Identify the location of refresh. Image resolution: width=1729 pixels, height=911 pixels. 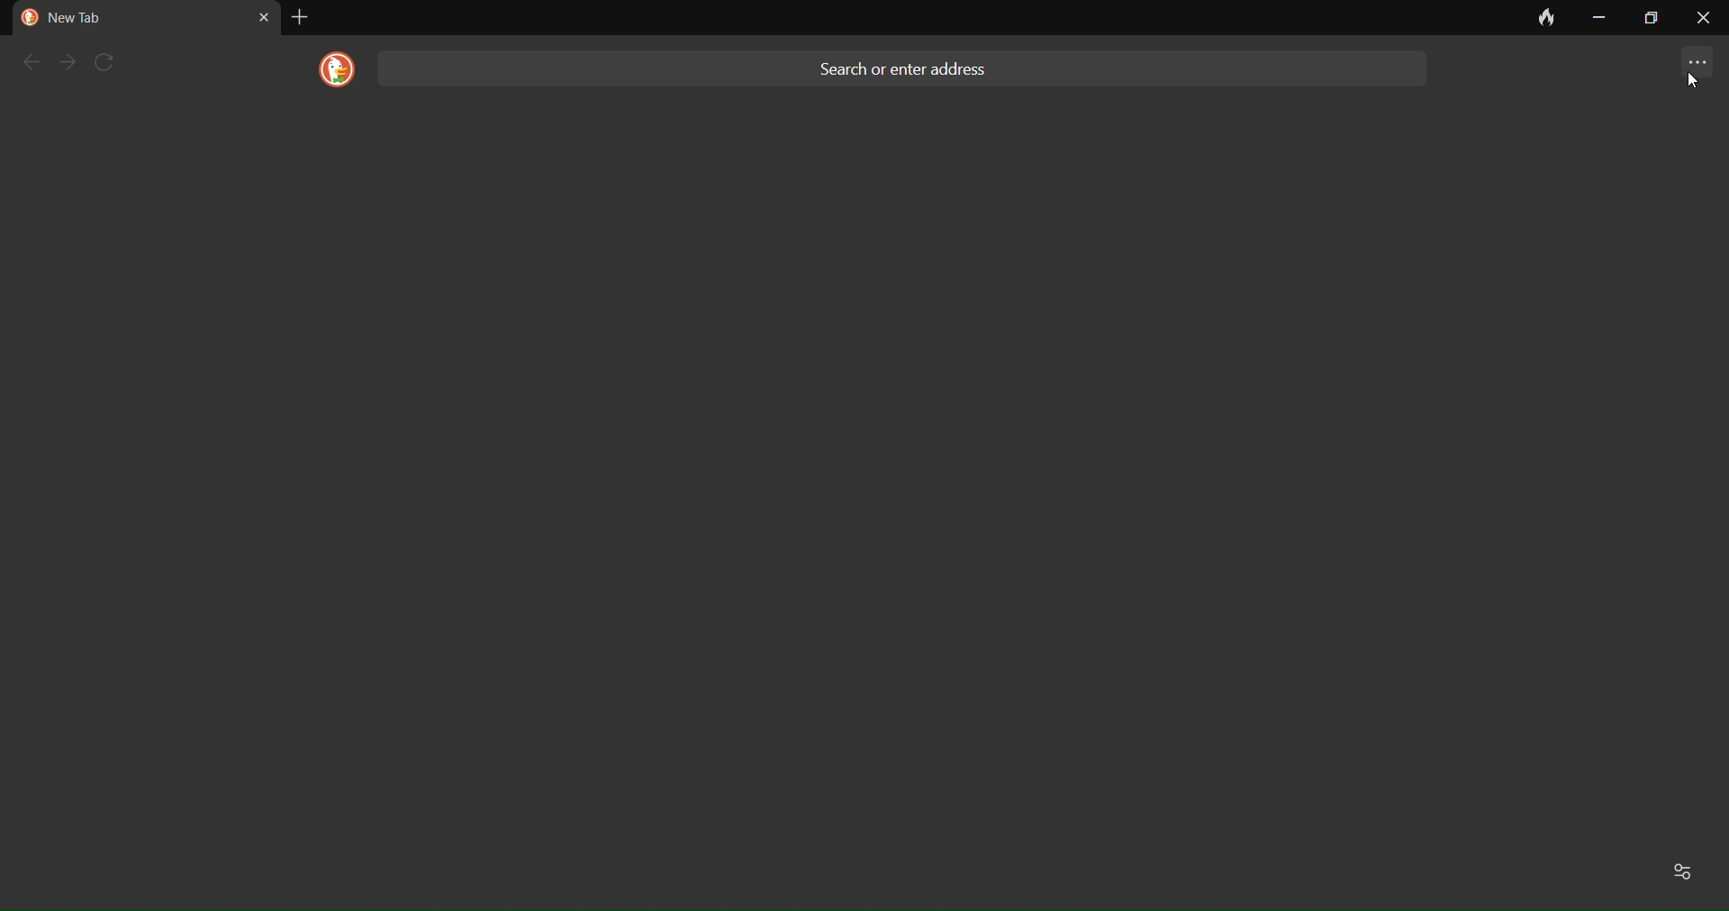
(112, 62).